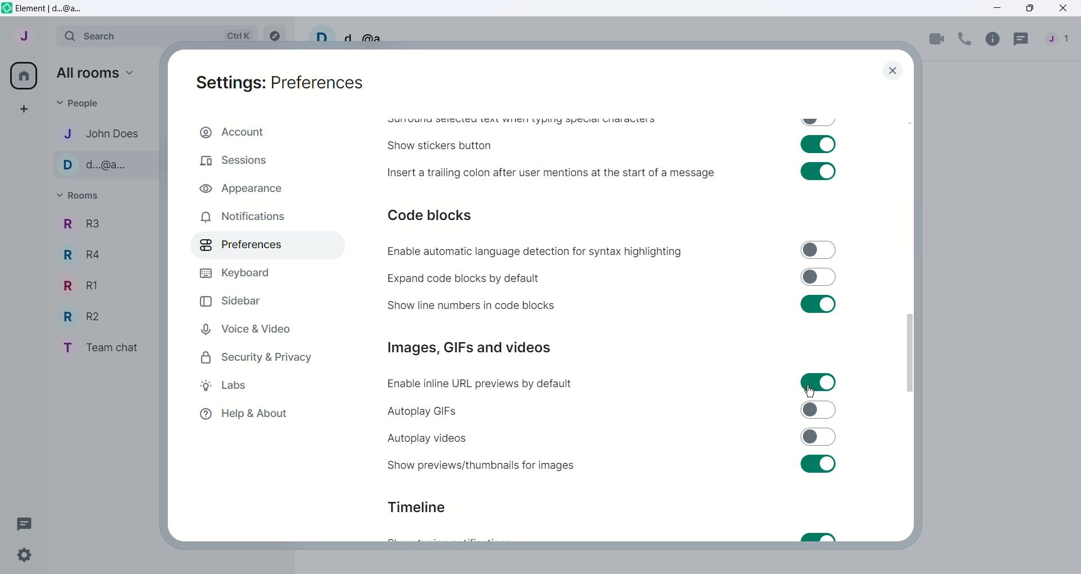 The width and height of the screenshot is (1081, 574). Describe the element at coordinates (23, 107) in the screenshot. I see `Create a space` at that location.